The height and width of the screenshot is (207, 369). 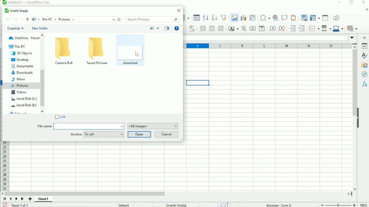 What do you see at coordinates (8, 20) in the screenshot?
I see `Back` at bounding box center [8, 20].